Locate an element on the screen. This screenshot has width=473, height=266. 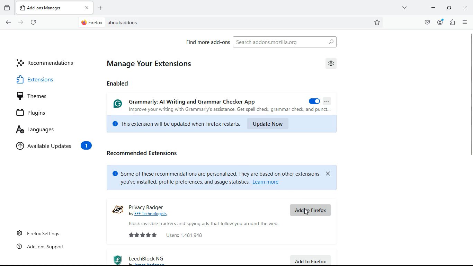
add to firefox is located at coordinates (312, 211).